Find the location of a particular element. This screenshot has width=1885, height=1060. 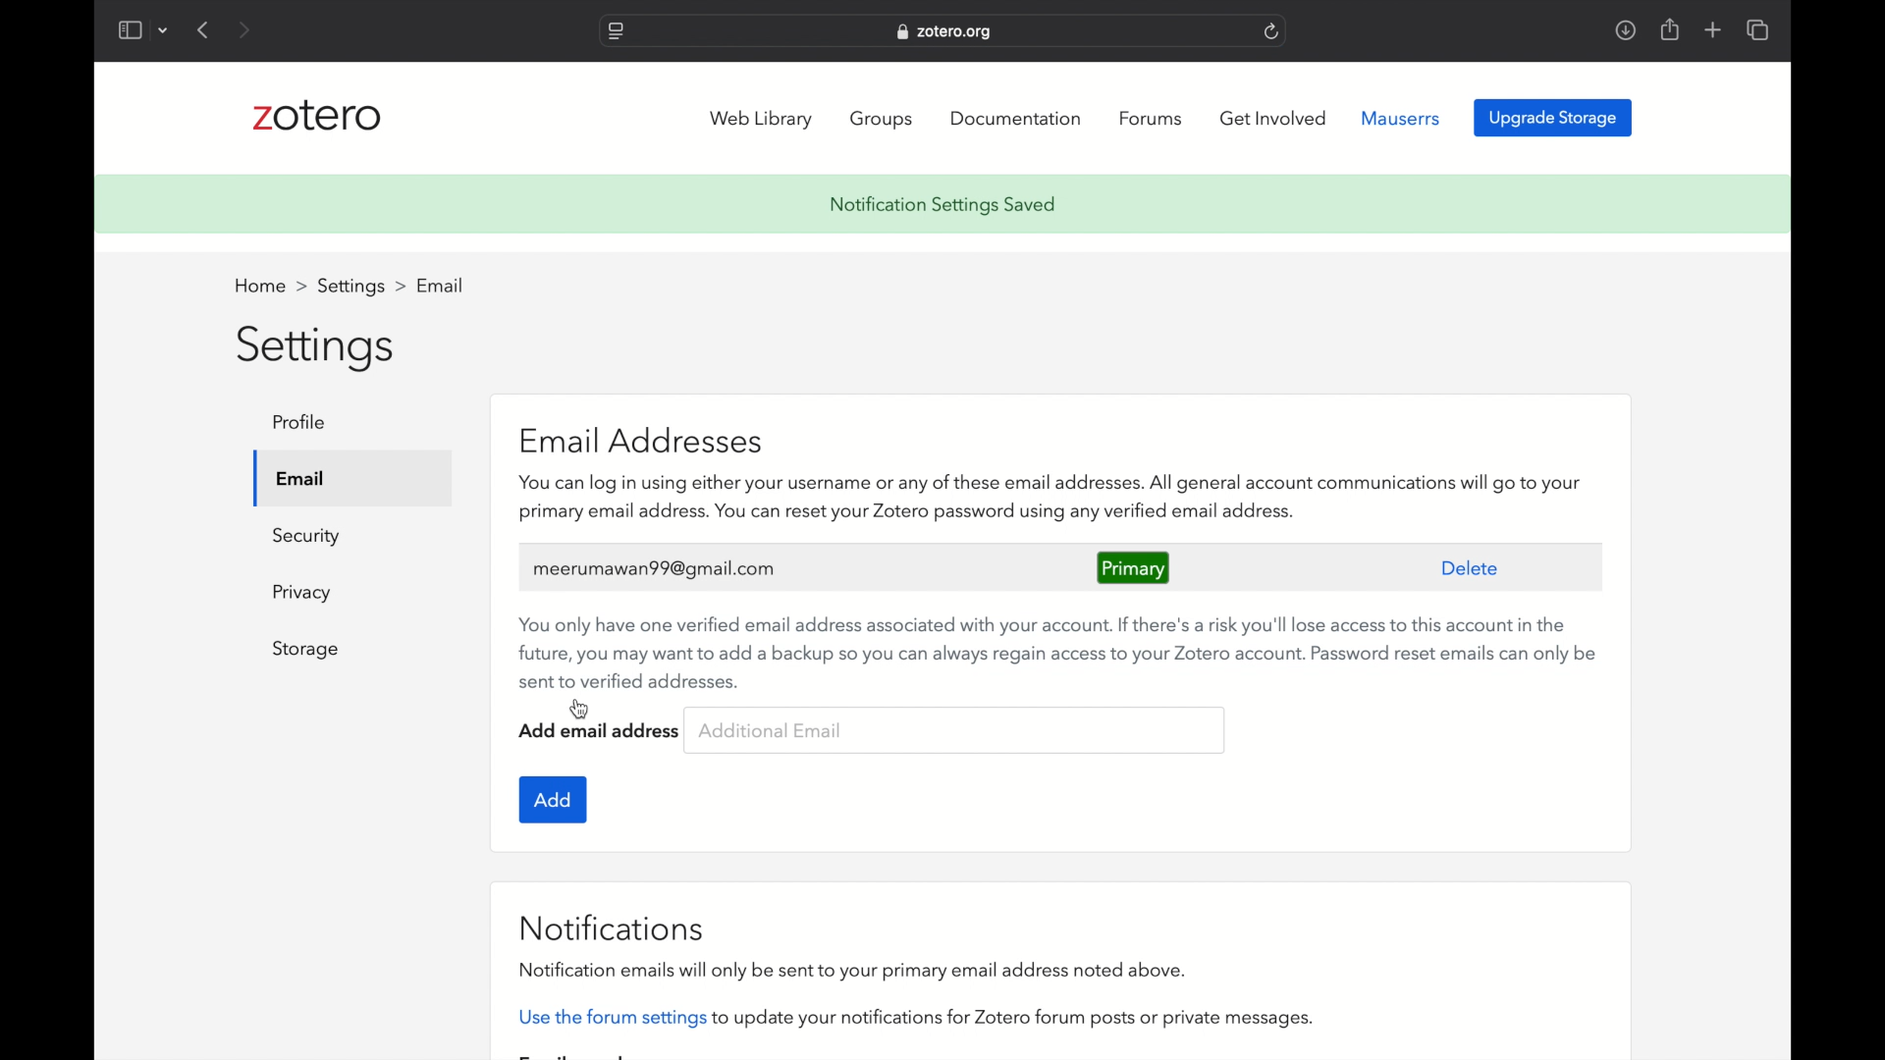

share is located at coordinates (1668, 28).